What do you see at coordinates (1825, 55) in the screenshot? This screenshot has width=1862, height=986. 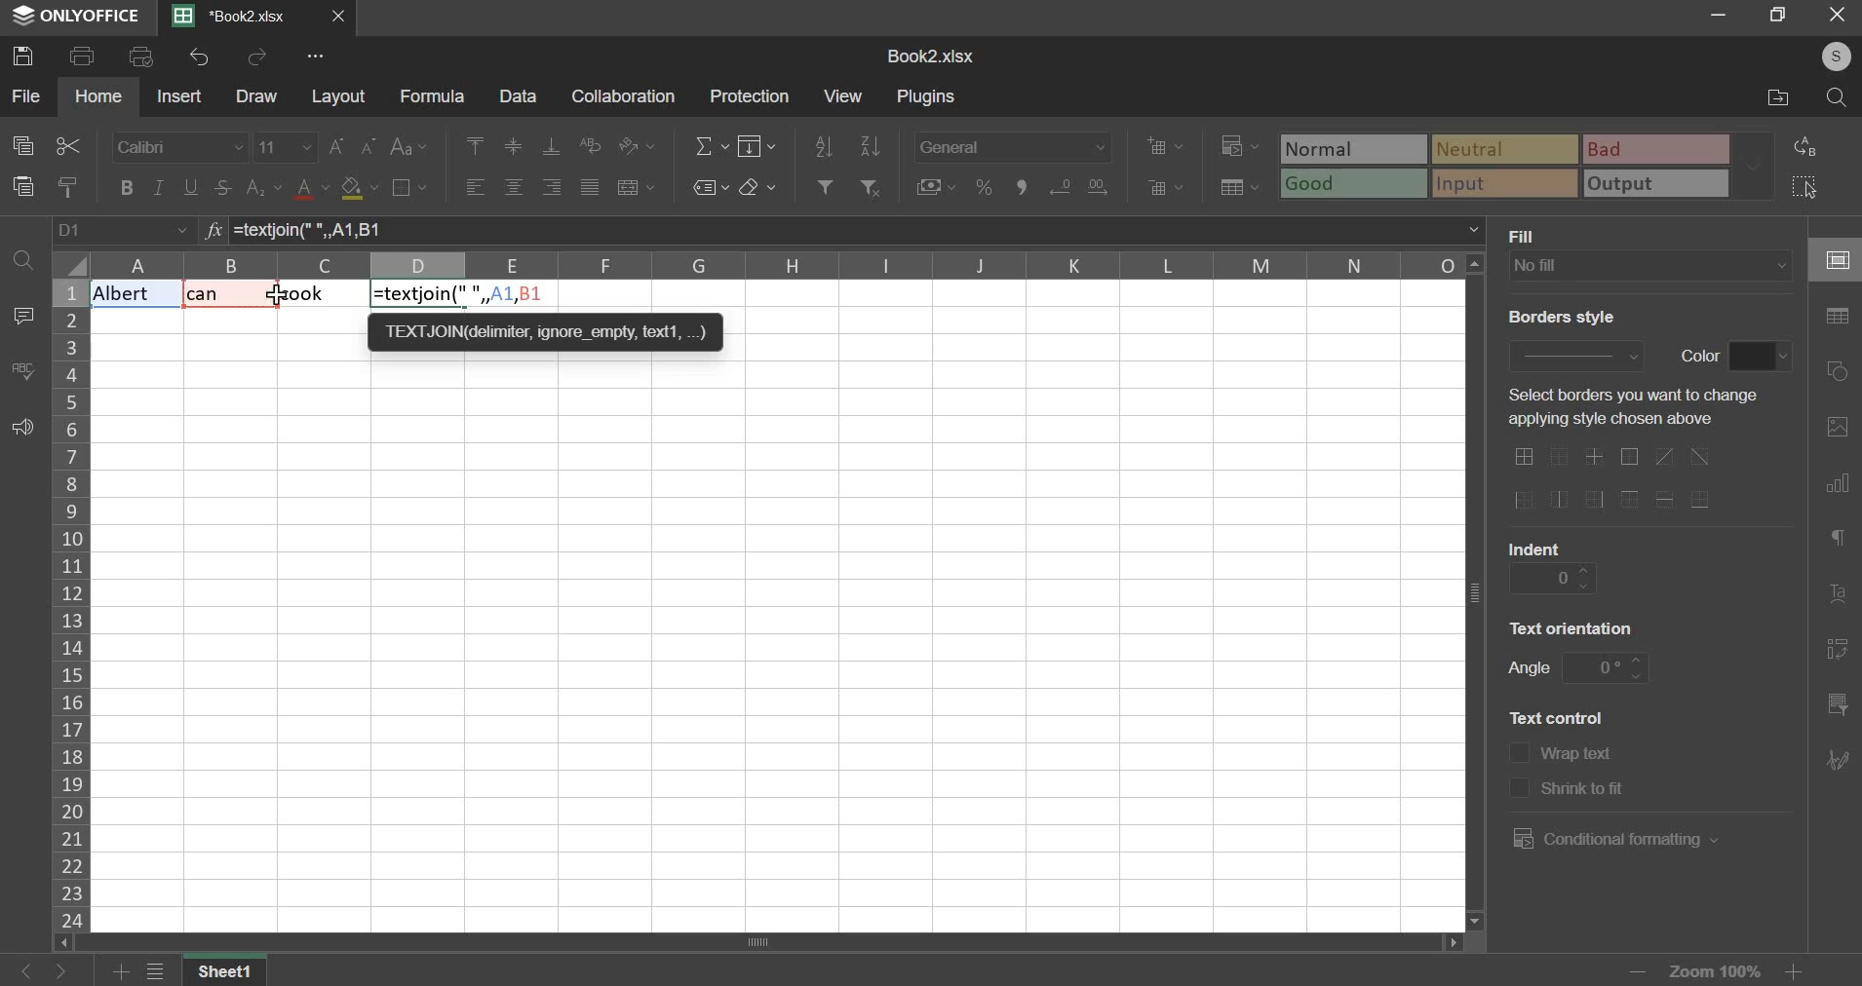 I see `user's account` at bounding box center [1825, 55].